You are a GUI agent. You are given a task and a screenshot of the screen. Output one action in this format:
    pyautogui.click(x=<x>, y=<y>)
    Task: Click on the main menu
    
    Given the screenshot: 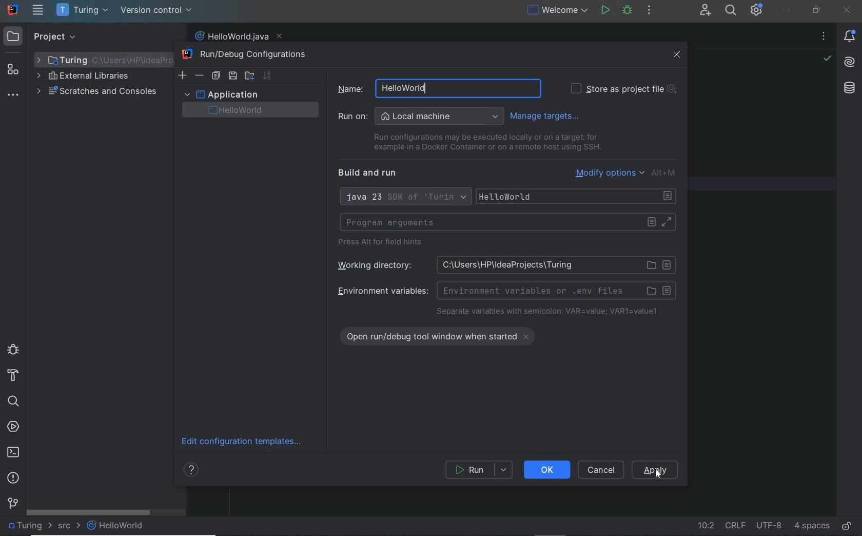 What is the action you would take?
    pyautogui.click(x=38, y=10)
    